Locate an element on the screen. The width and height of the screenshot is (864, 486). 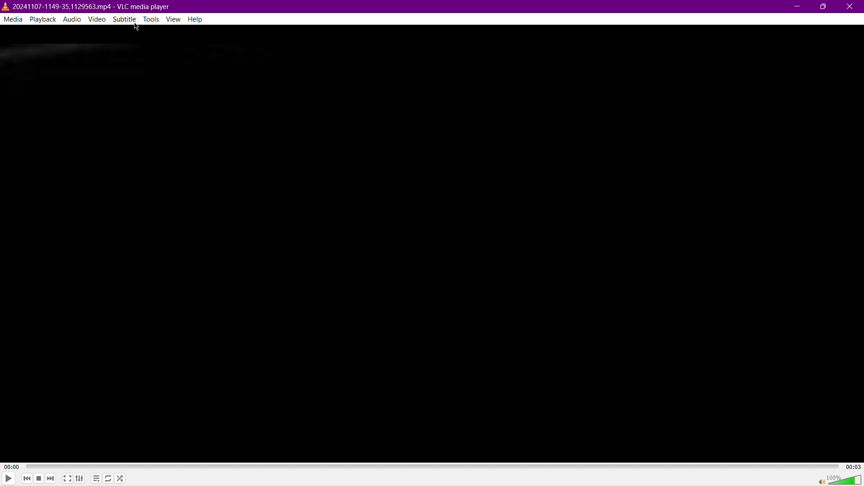
Skip Back is located at coordinates (26, 479).